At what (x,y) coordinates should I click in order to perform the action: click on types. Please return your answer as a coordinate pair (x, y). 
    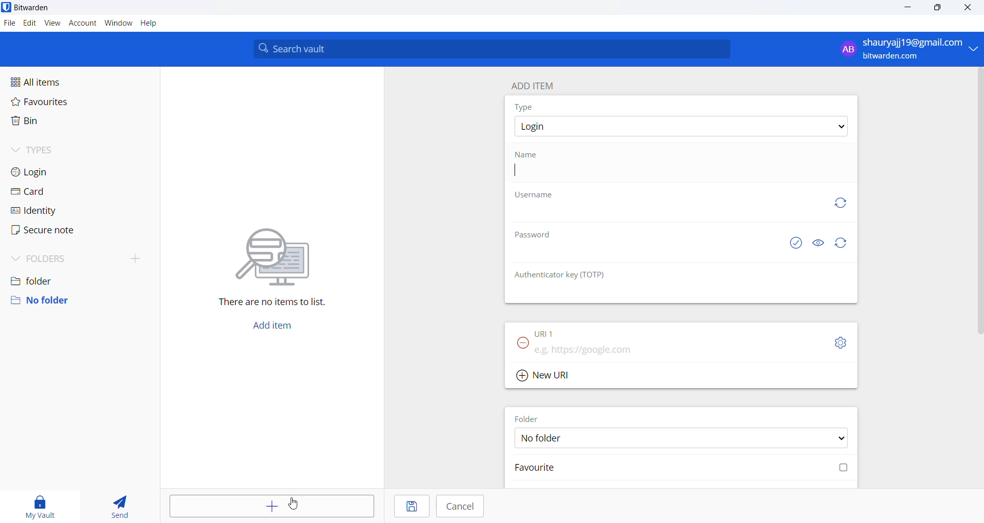
    Looking at the image, I should click on (57, 150).